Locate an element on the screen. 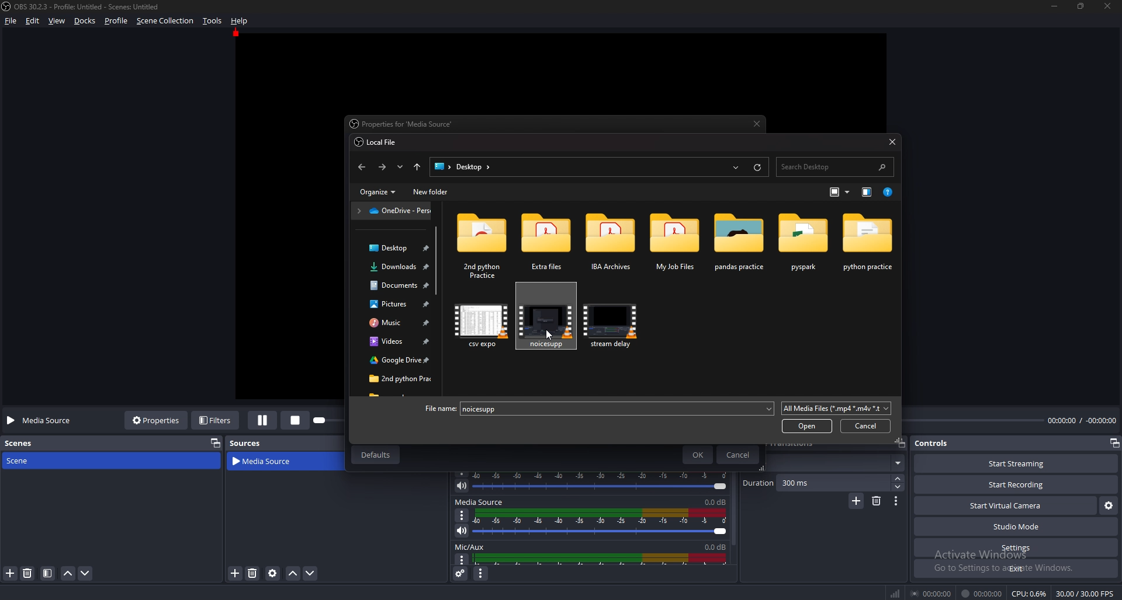 This screenshot has height=600, width=1122. Duration is located at coordinates (817, 483).